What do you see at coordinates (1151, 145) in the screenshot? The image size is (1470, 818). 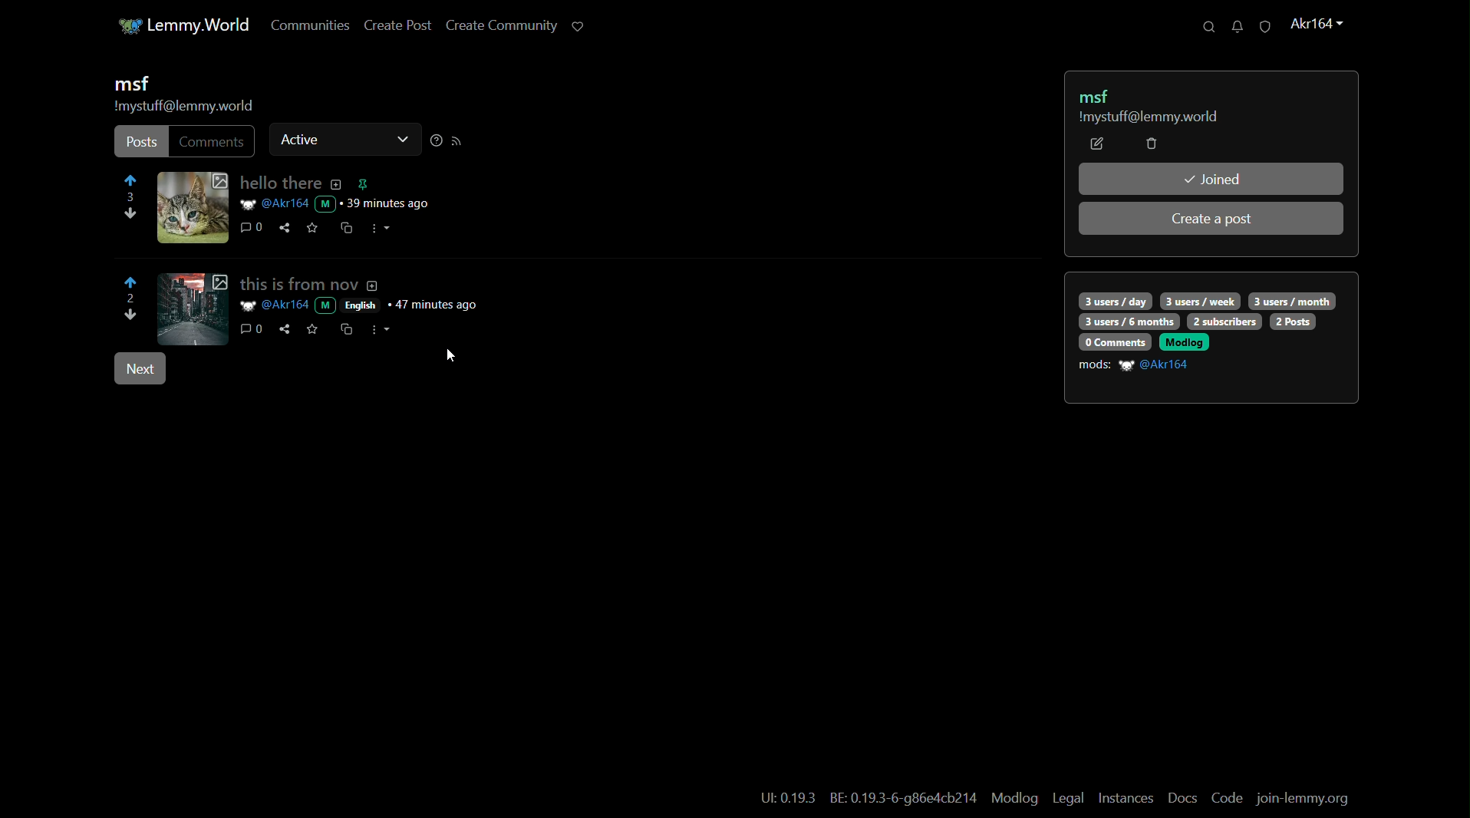 I see `delete` at bounding box center [1151, 145].